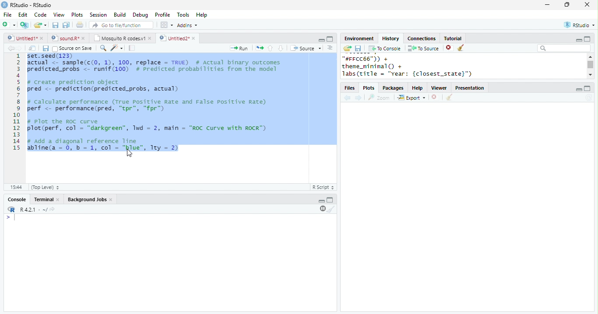 The width and height of the screenshot is (598, 314). I want to click on refresh, so click(589, 98).